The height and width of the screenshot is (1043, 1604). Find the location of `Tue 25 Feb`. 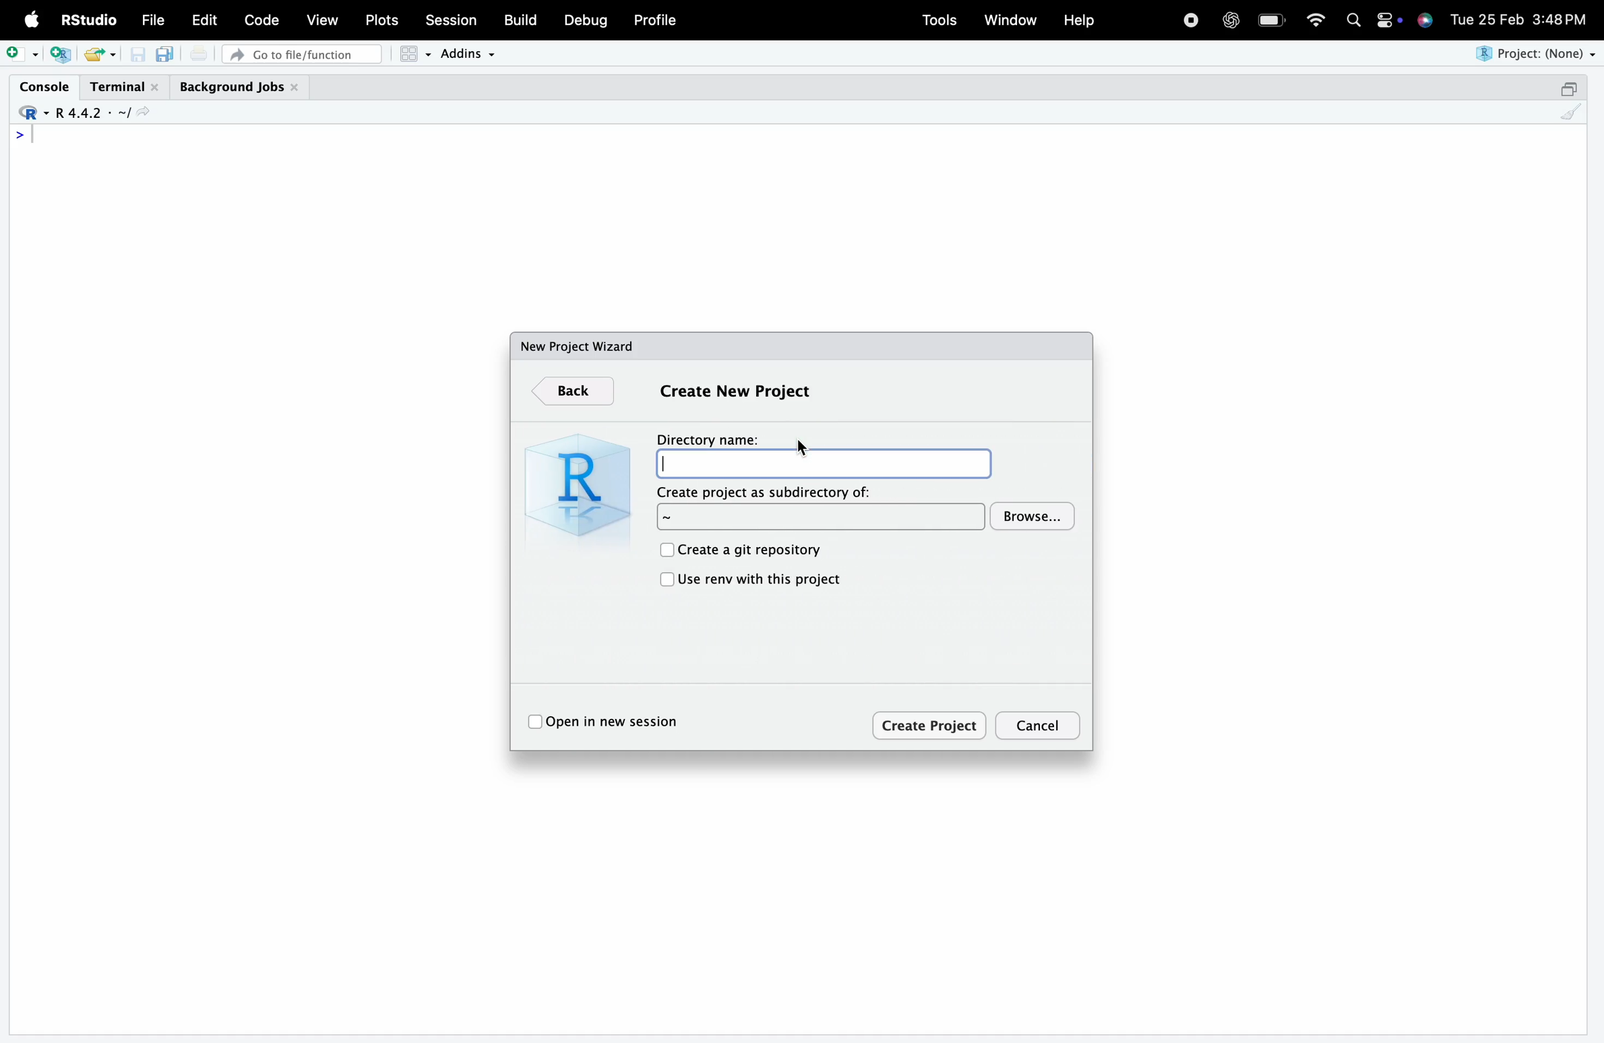

Tue 25 Feb is located at coordinates (1486, 18).